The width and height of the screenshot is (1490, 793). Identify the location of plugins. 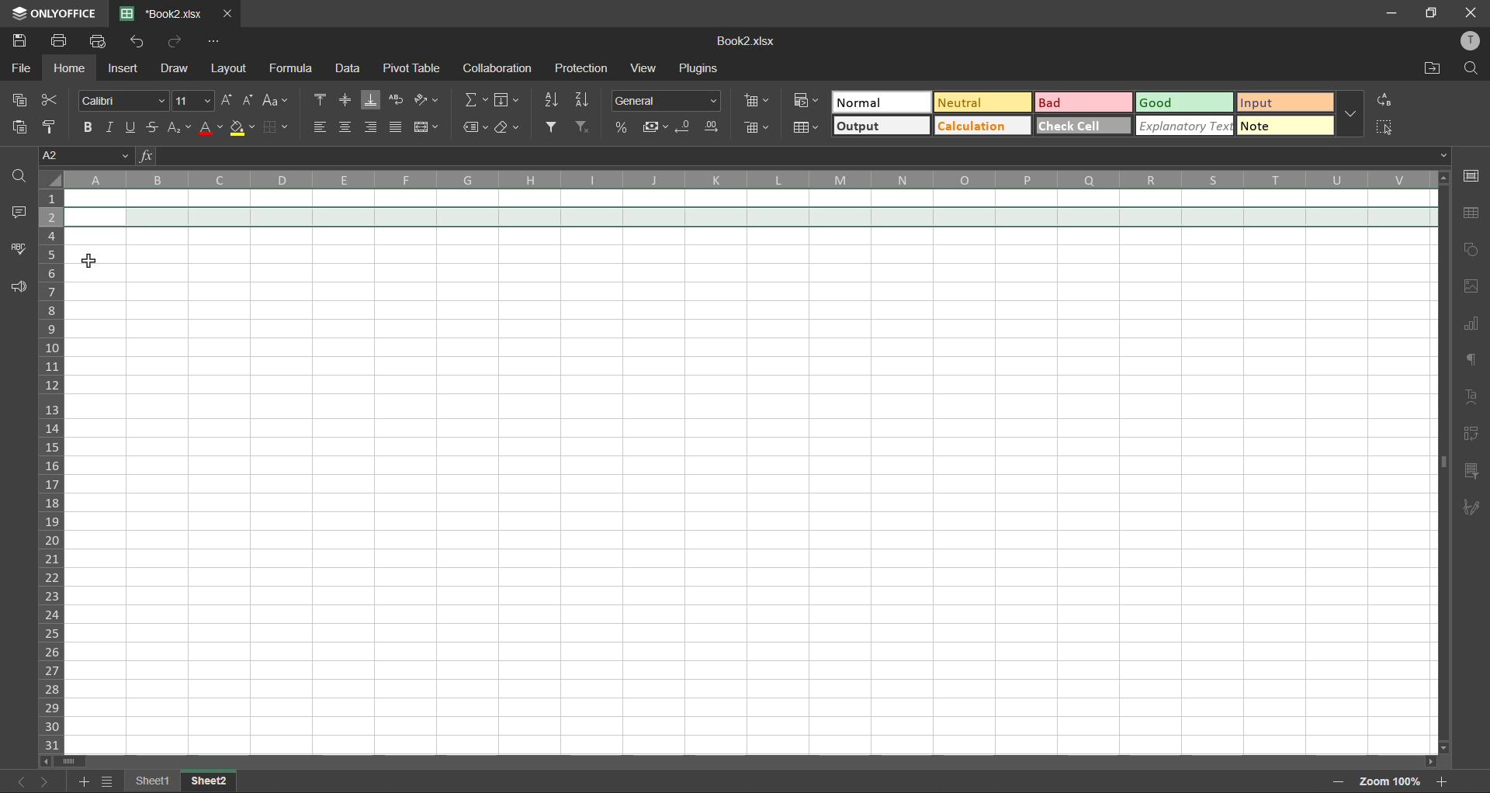
(697, 67).